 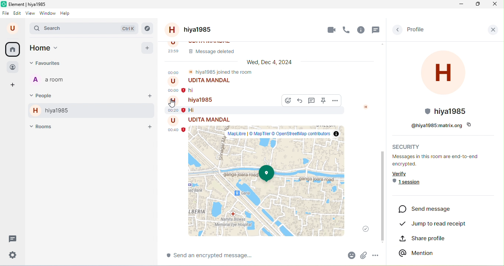 I want to click on location sharing from UDITA MANDAL, so click(x=269, y=178).